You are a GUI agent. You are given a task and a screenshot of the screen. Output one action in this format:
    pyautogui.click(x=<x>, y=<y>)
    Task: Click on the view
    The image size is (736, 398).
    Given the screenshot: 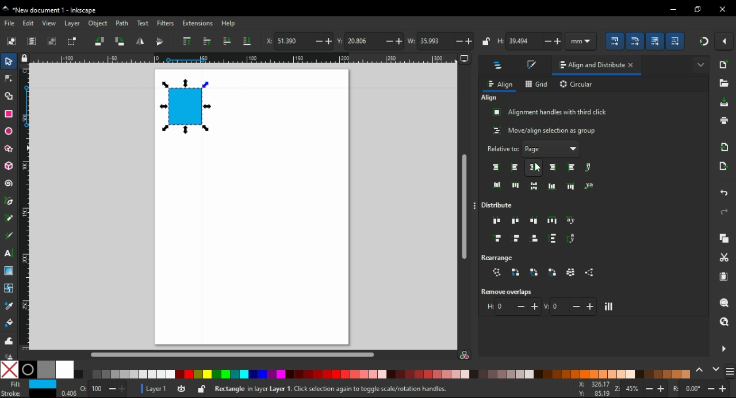 What is the action you would take?
    pyautogui.click(x=49, y=23)
    